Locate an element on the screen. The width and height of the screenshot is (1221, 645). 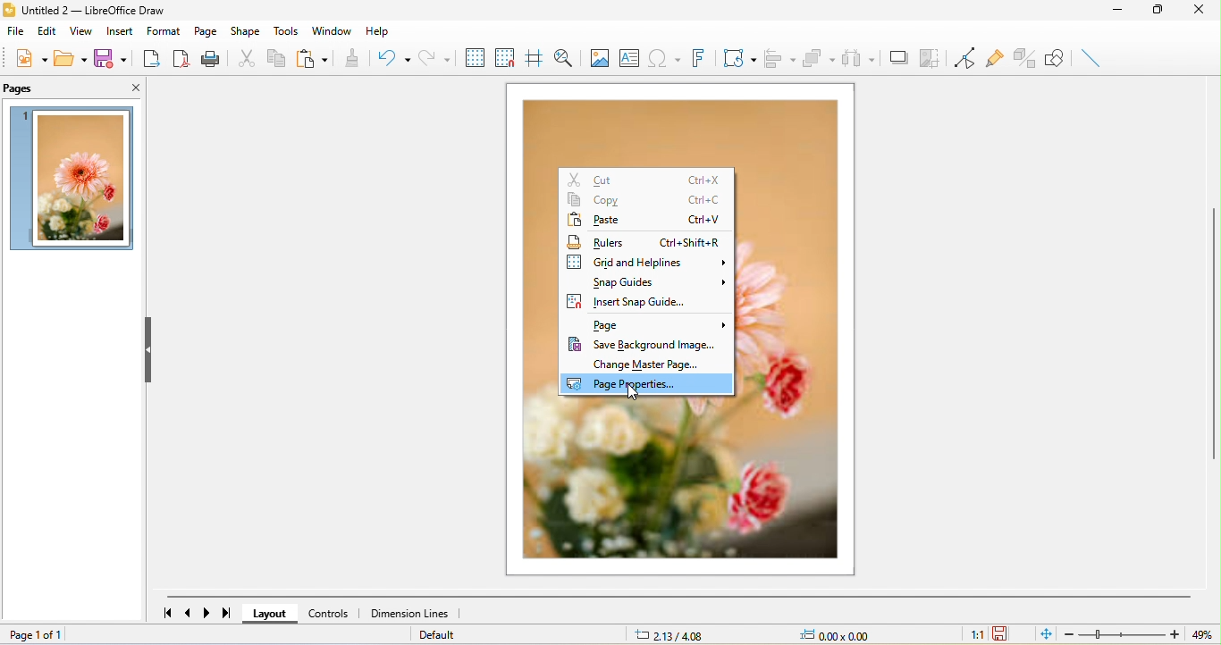
layout is located at coordinates (274, 614).